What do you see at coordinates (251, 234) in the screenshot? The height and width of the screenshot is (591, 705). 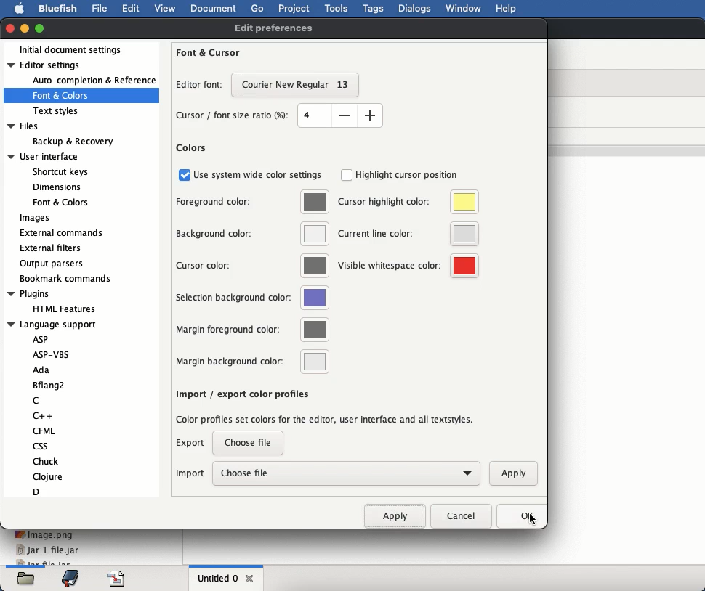 I see `background color` at bounding box center [251, 234].